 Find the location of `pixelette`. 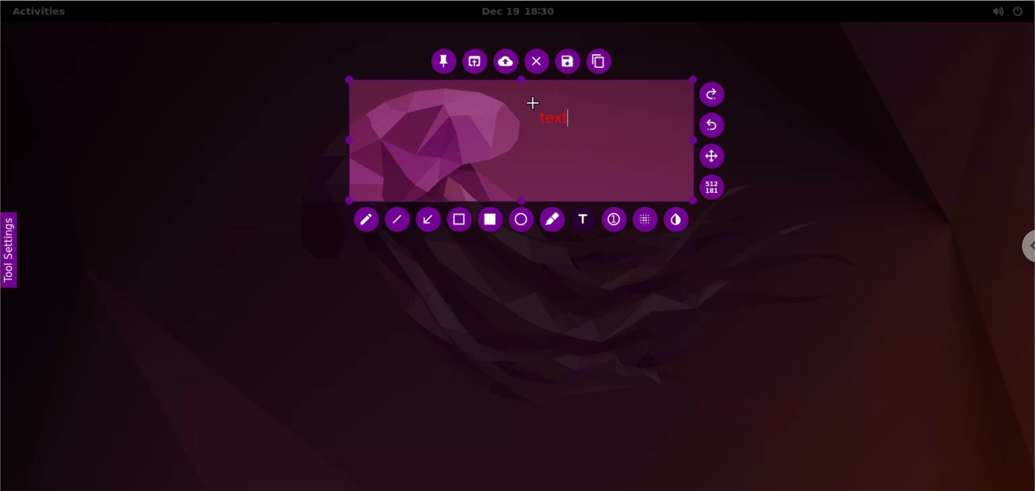

pixelette is located at coordinates (645, 217).